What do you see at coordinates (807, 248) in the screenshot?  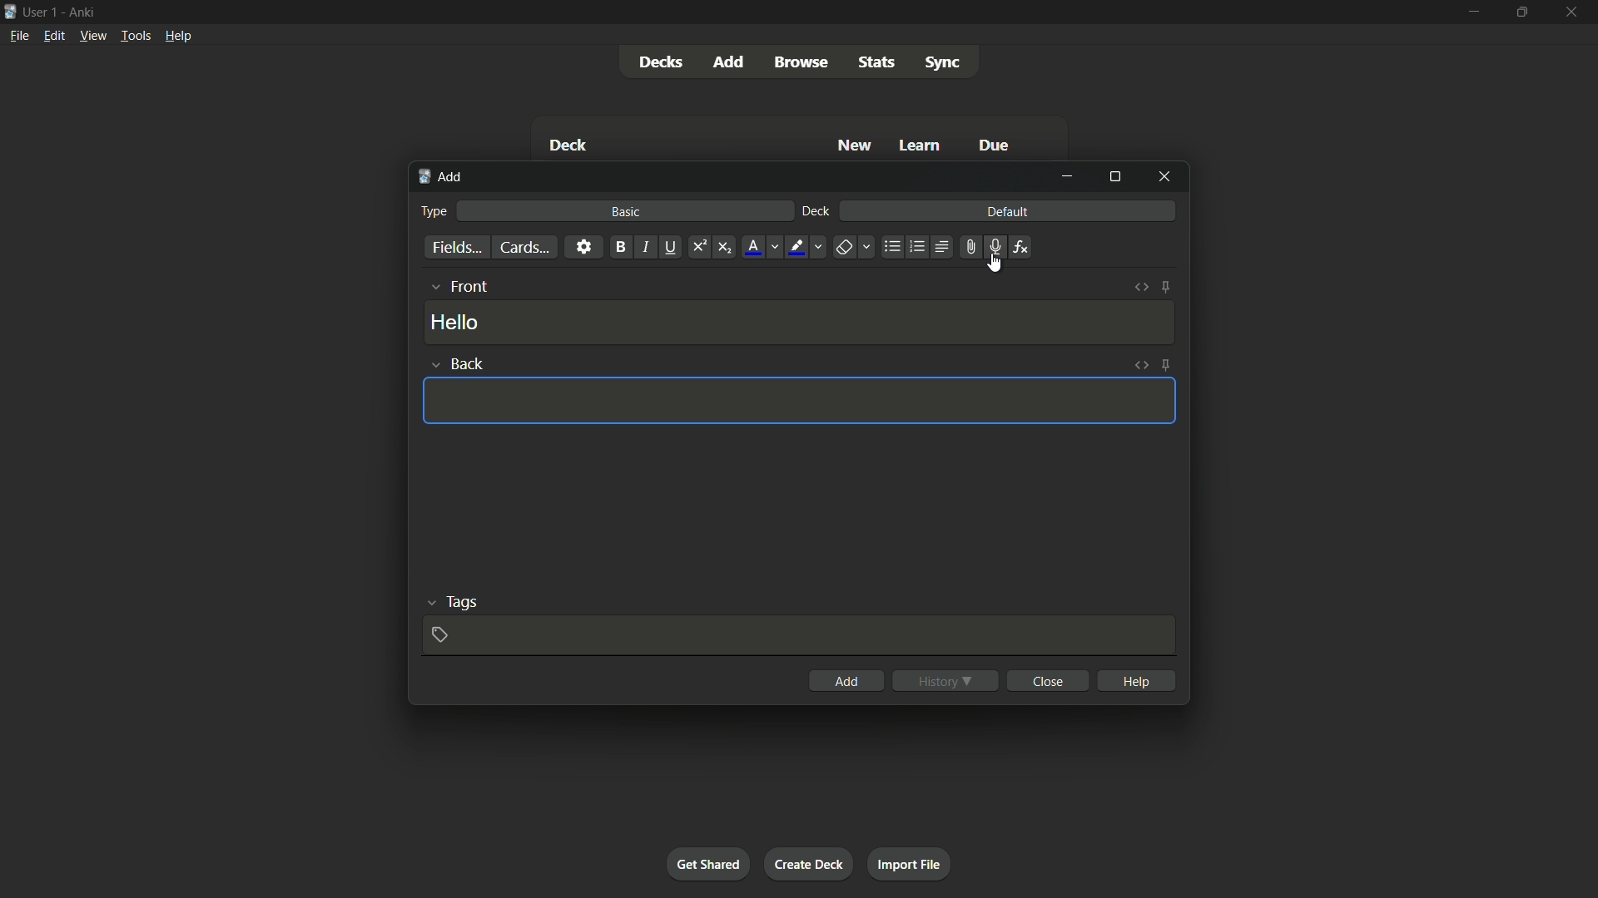 I see `highlight text` at bounding box center [807, 248].